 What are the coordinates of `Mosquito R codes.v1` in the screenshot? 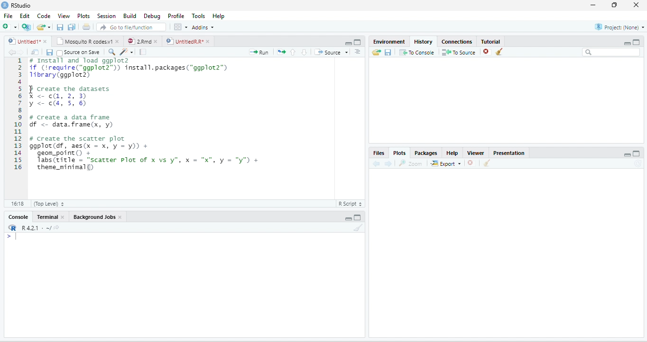 It's located at (83, 41).